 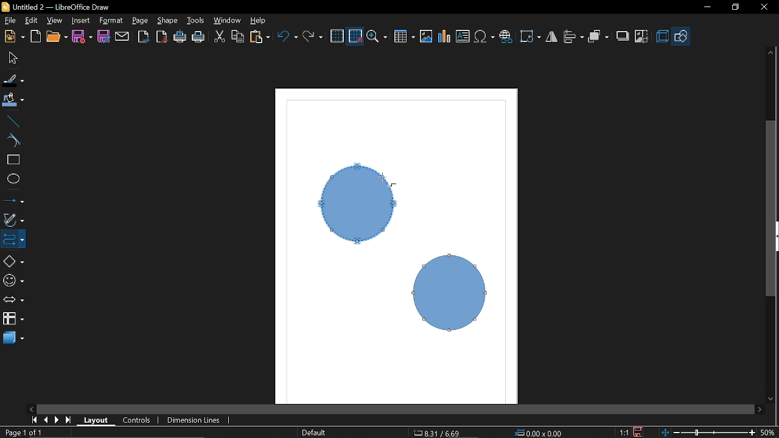 I want to click on Curves and polygons, so click(x=13, y=220).